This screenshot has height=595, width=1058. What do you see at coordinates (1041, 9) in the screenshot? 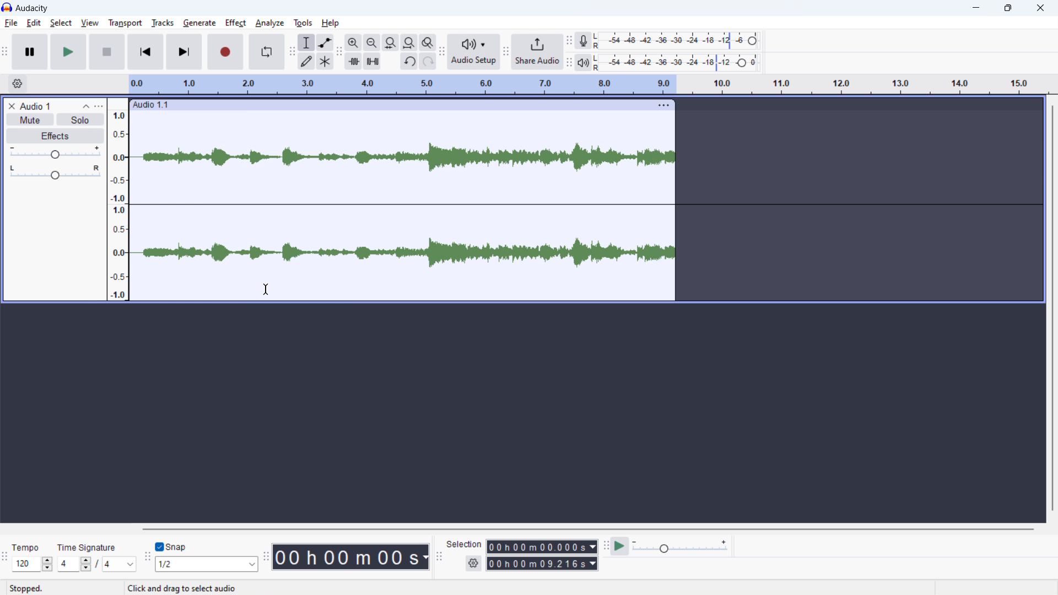
I see `close` at bounding box center [1041, 9].